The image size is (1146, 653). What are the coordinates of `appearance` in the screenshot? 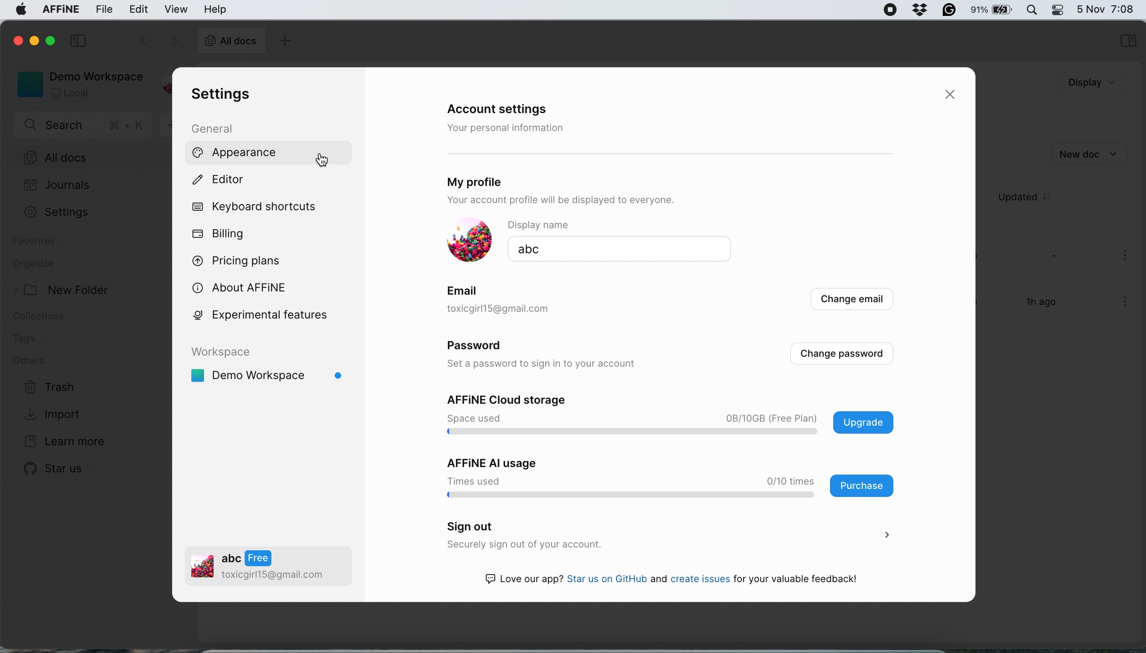 It's located at (236, 152).